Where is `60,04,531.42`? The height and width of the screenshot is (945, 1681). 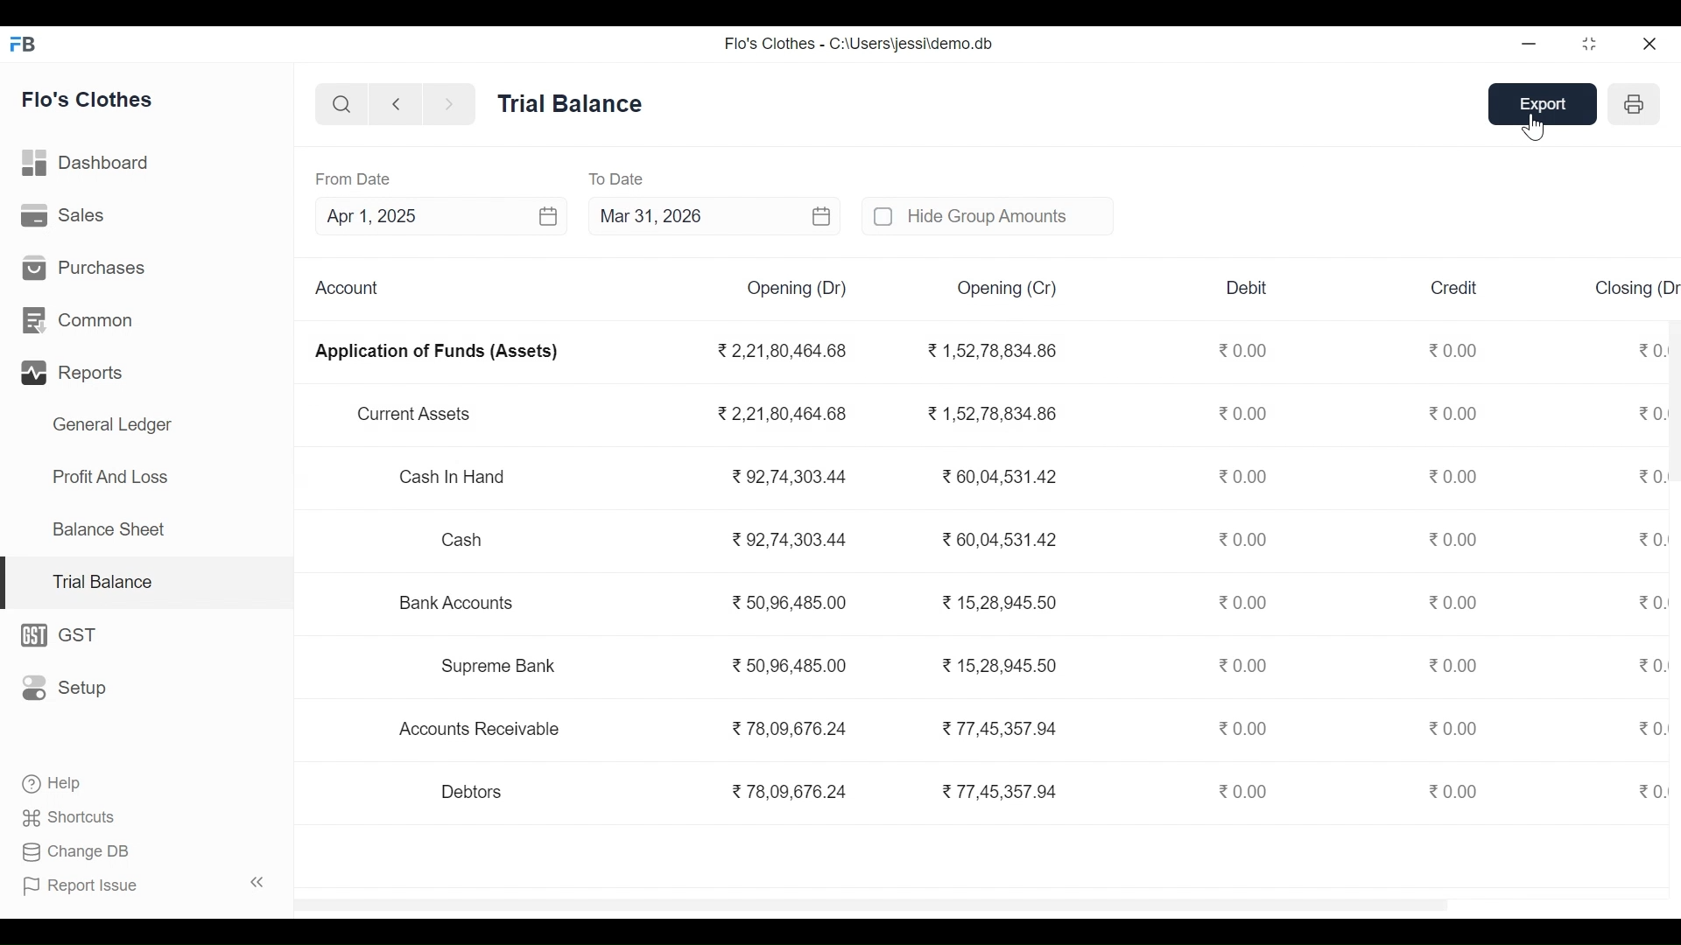 60,04,531.42 is located at coordinates (996, 538).